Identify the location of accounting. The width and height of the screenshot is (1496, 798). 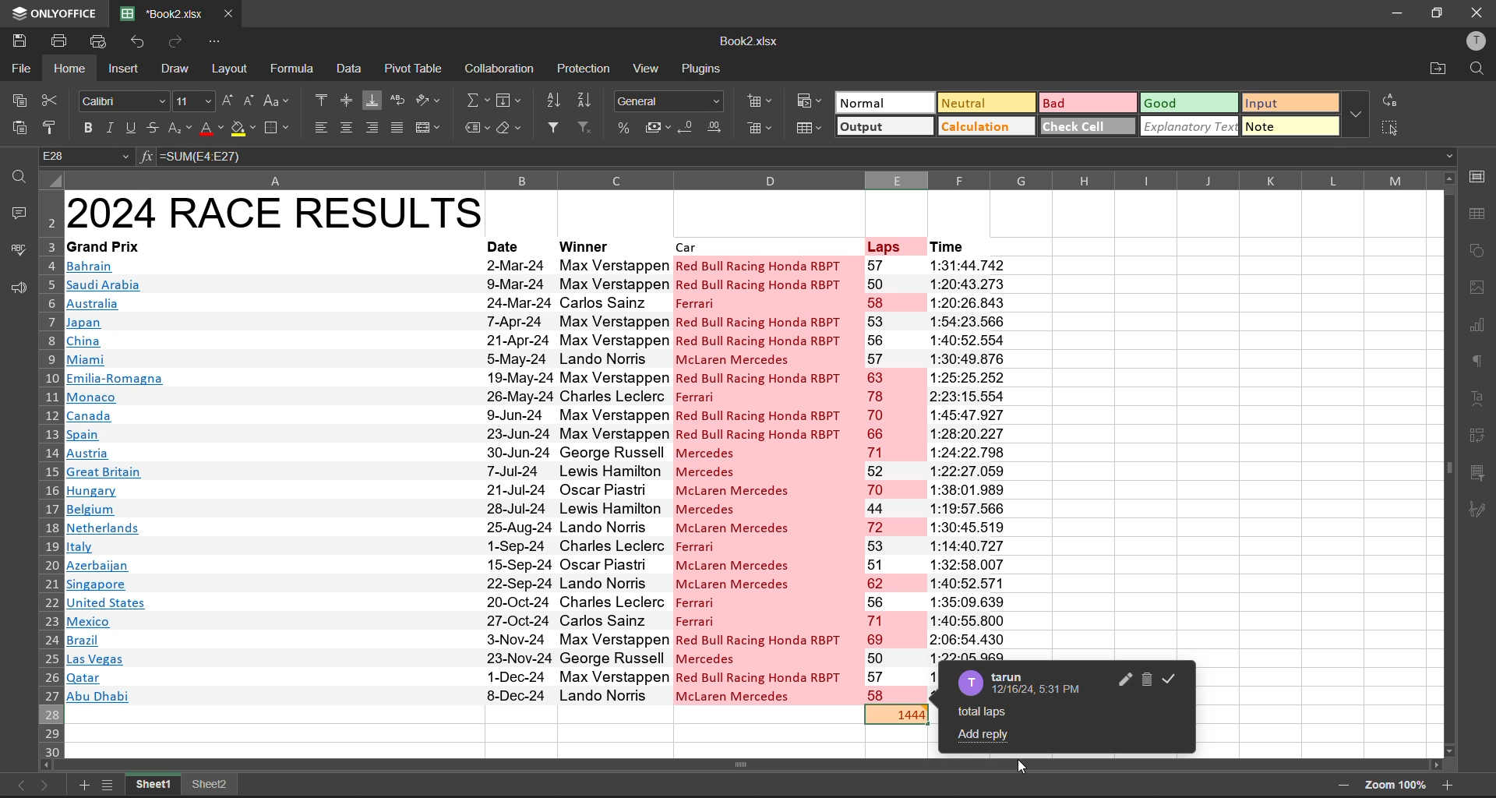
(655, 127).